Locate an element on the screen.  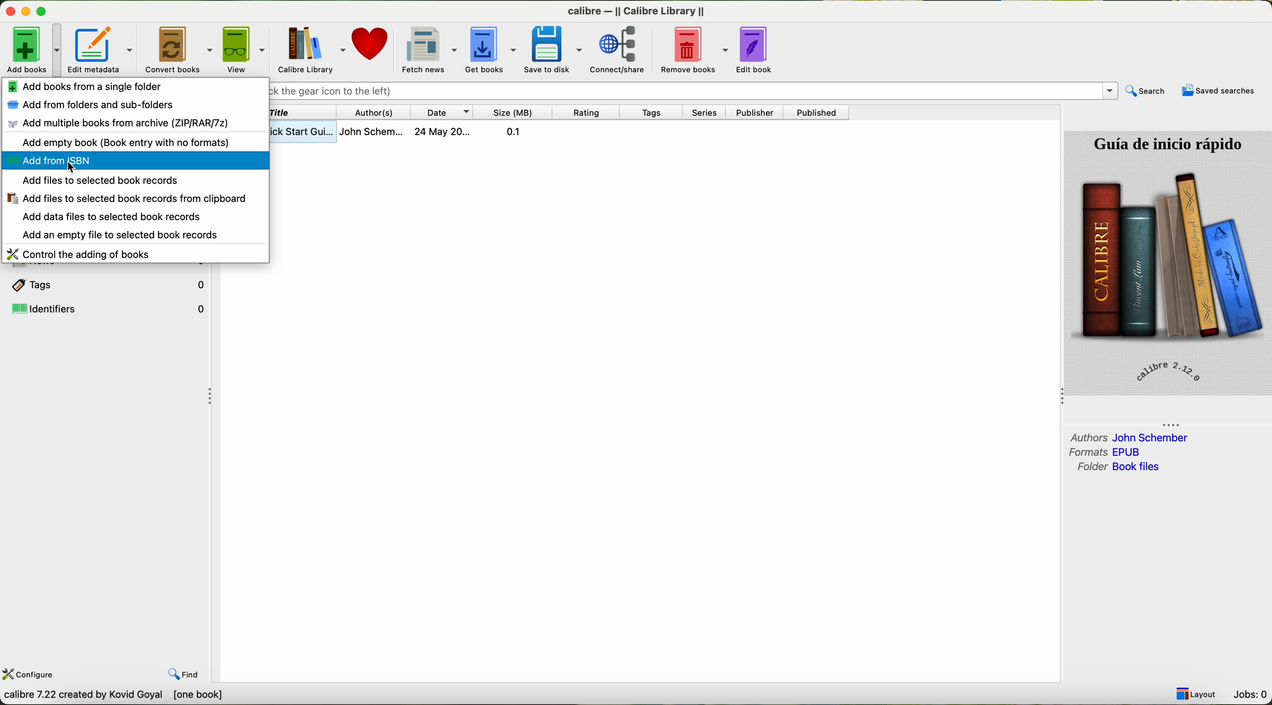
date is located at coordinates (443, 112).